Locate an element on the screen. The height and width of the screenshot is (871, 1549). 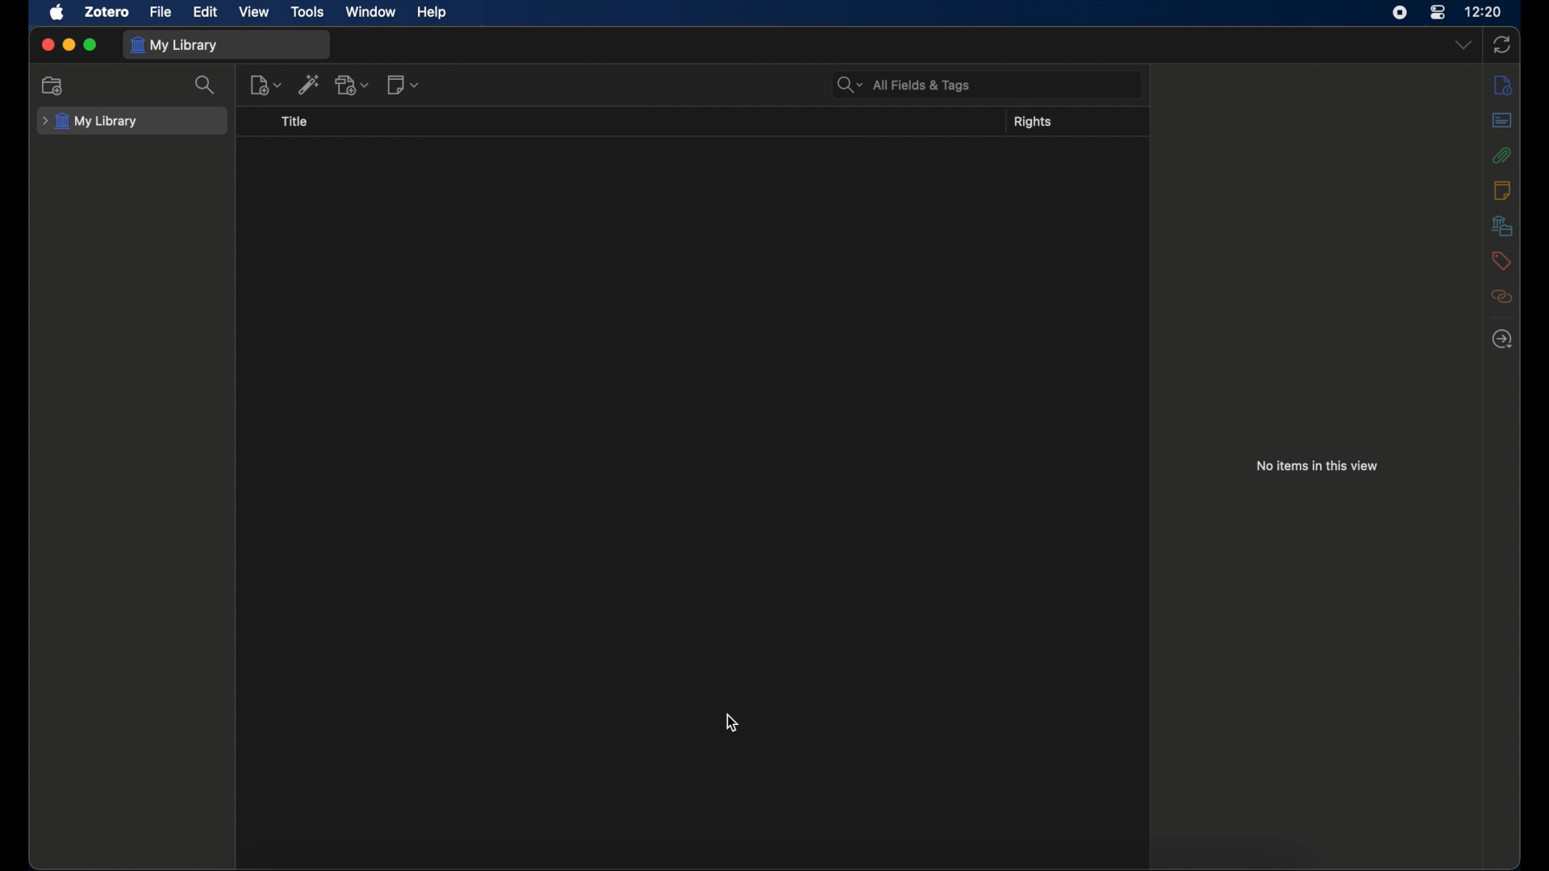
sync is located at coordinates (1501, 44).